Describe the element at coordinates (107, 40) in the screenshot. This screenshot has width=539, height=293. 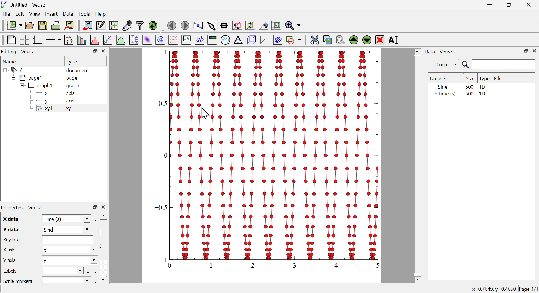
I see `fit a function to data` at that location.